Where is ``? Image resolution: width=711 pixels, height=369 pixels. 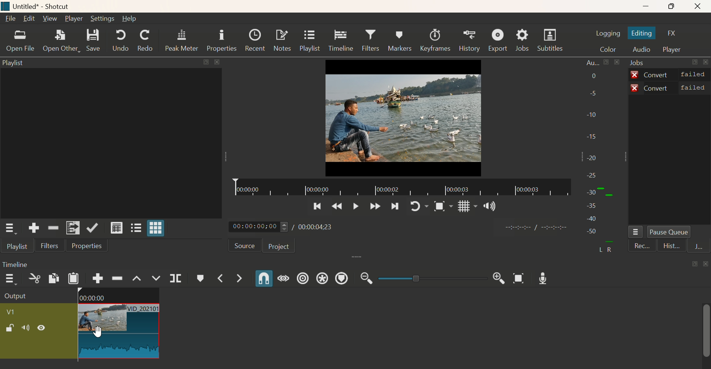
 is located at coordinates (246, 245).